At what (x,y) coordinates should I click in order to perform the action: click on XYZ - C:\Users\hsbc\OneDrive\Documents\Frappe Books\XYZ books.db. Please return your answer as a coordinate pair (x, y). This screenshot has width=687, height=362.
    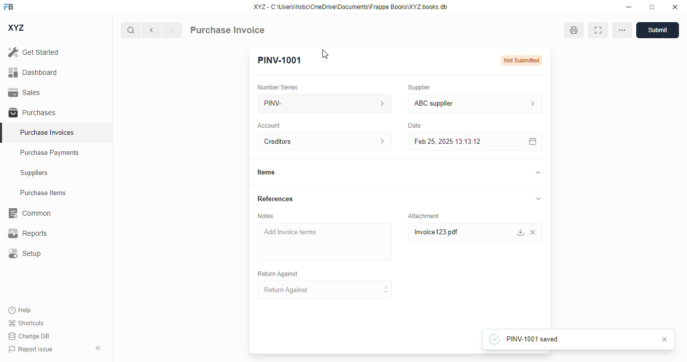
    Looking at the image, I should click on (351, 7).